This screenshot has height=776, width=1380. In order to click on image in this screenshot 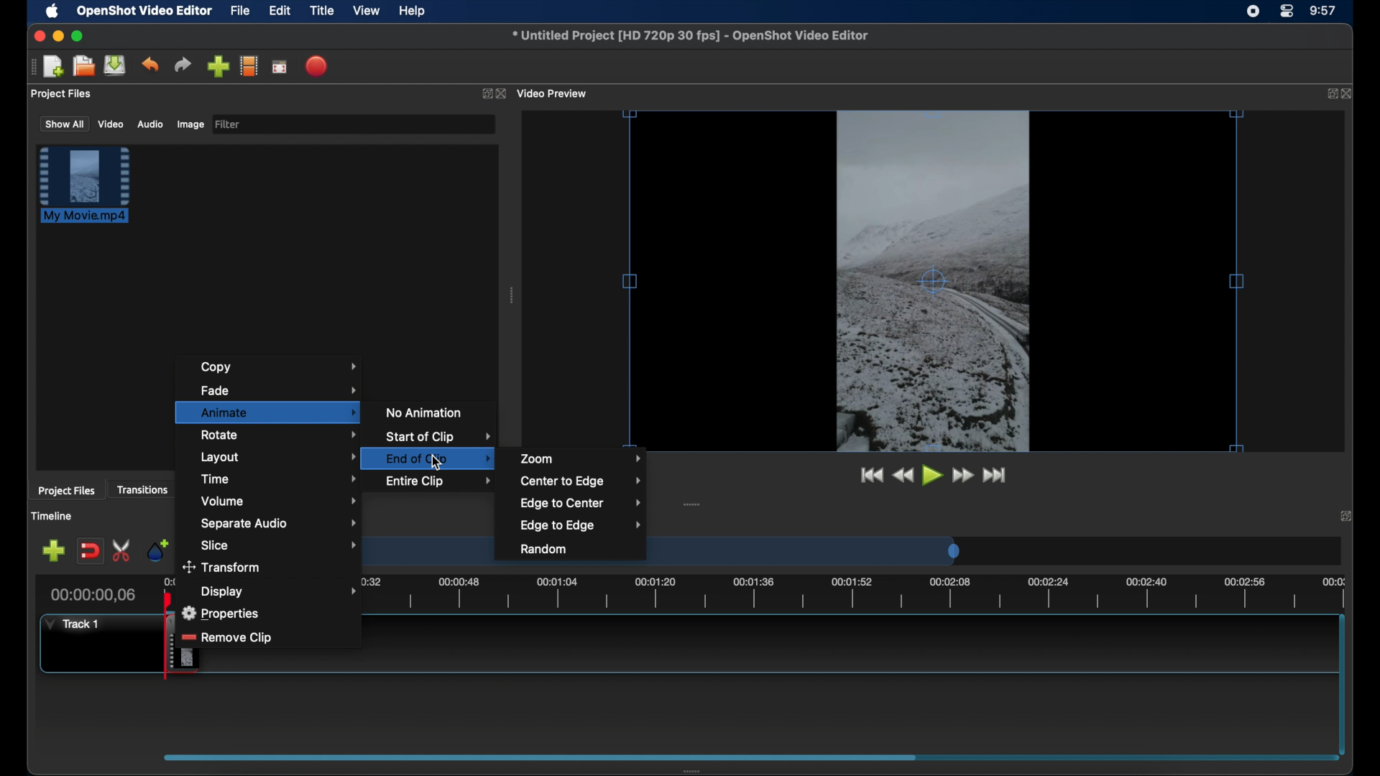, I will do `click(190, 126)`.